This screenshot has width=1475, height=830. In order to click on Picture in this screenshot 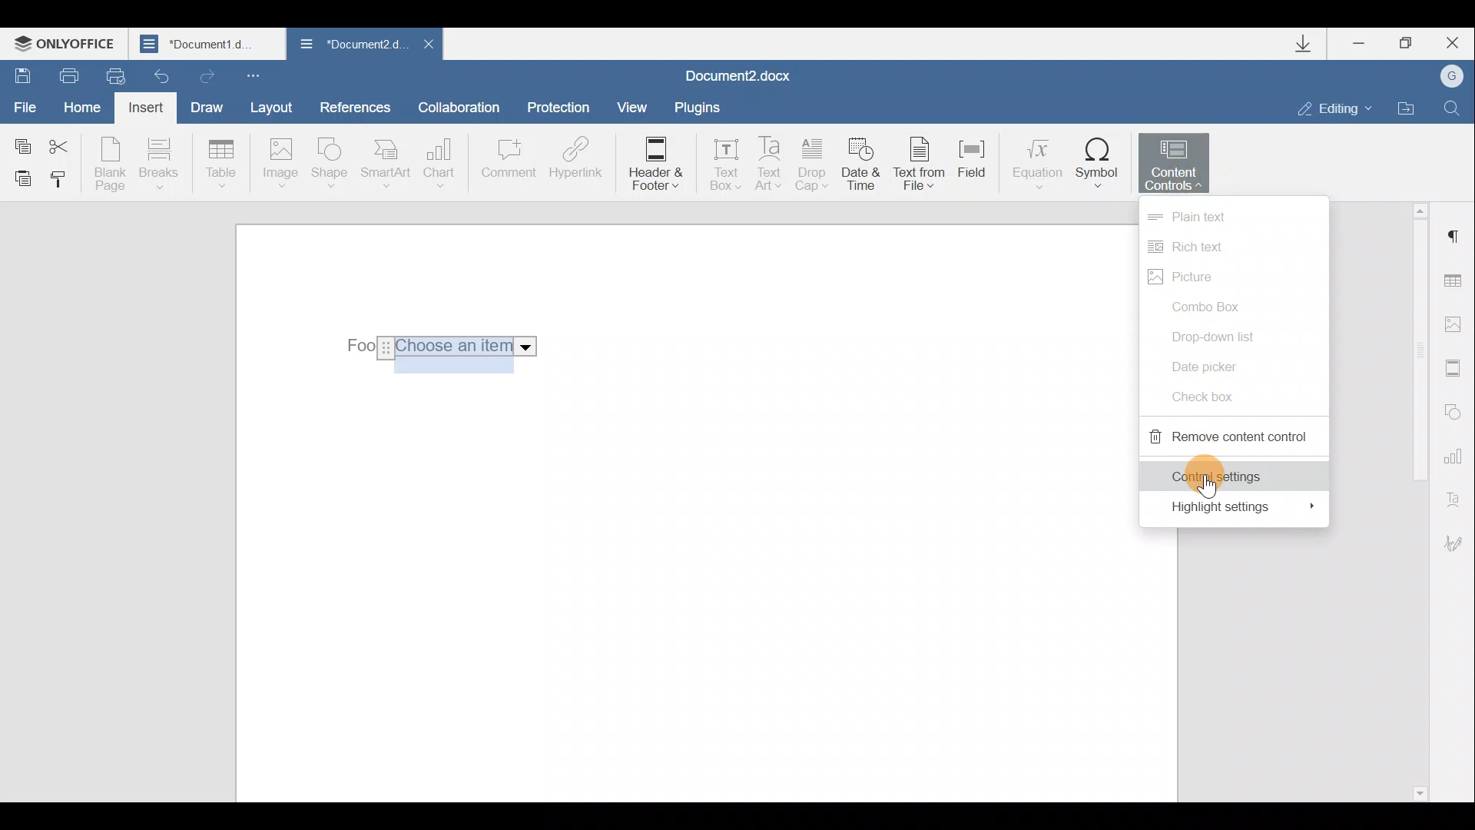, I will do `click(1208, 278)`.